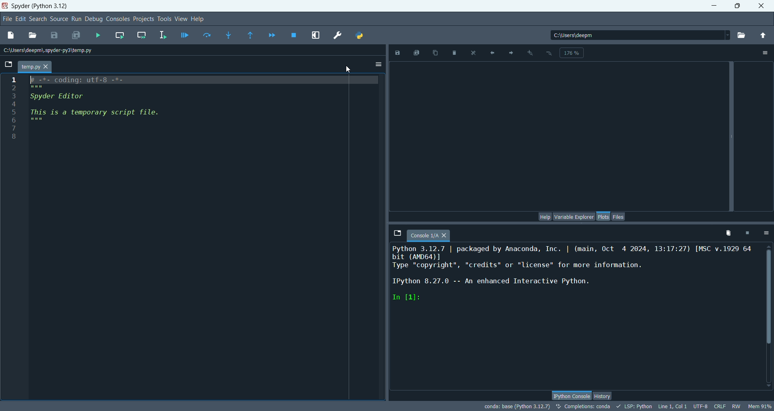 This screenshot has width=774, height=411. What do you see at coordinates (572, 396) in the screenshot?
I see `IPython console` at bounding box center [572, 396].